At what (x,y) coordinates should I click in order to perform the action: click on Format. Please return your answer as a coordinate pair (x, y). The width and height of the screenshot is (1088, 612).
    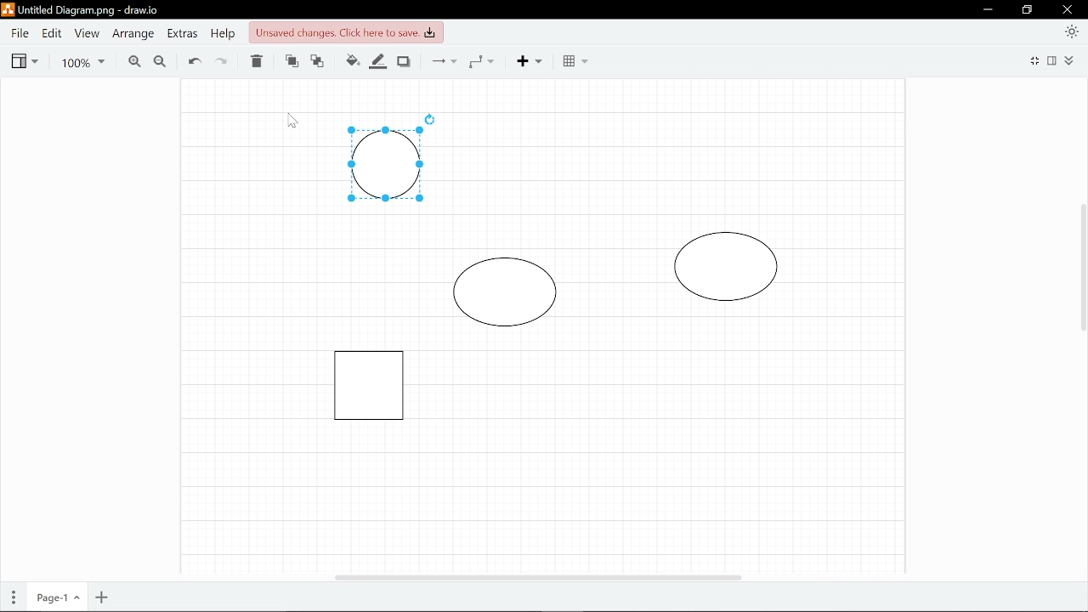
    Looking at the image, I should click on (1054, 60).